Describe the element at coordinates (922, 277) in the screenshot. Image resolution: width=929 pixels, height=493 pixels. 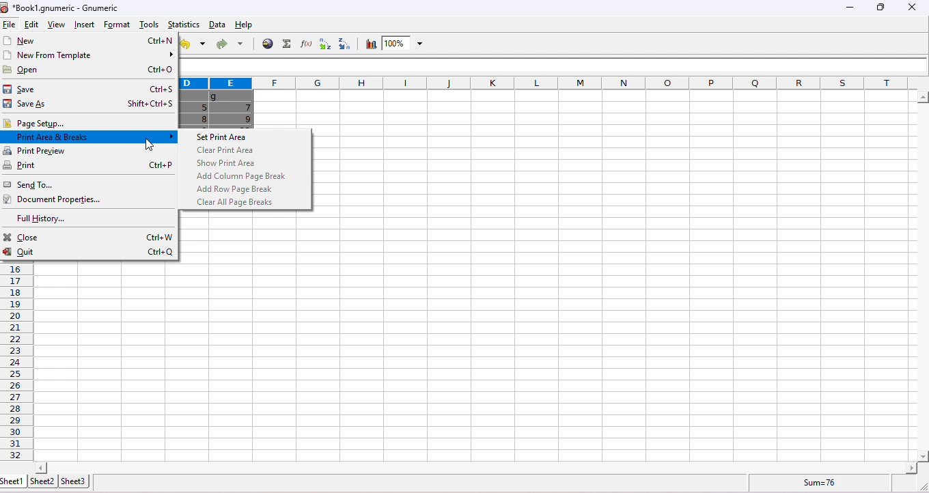
I see `horizontal scrollbar` at that location.